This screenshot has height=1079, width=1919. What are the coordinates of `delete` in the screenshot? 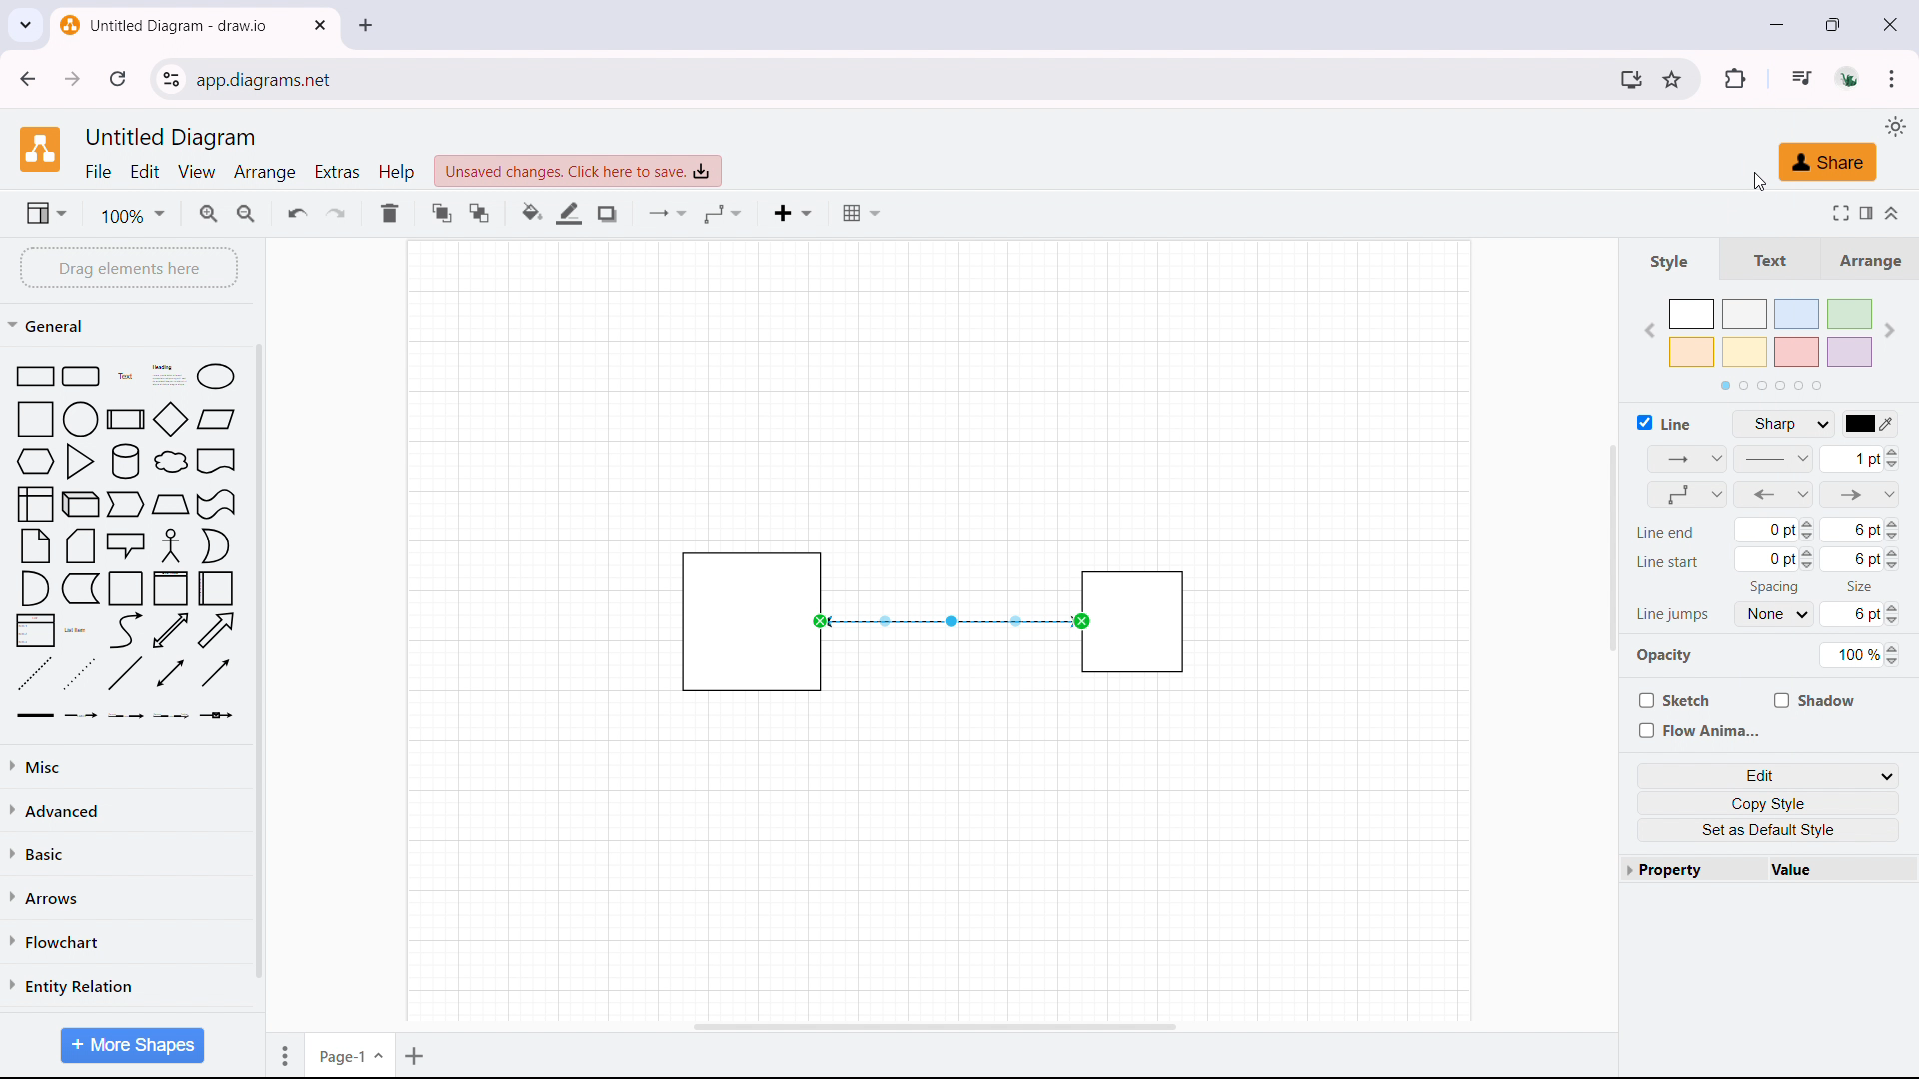 It's located at (389, 214).